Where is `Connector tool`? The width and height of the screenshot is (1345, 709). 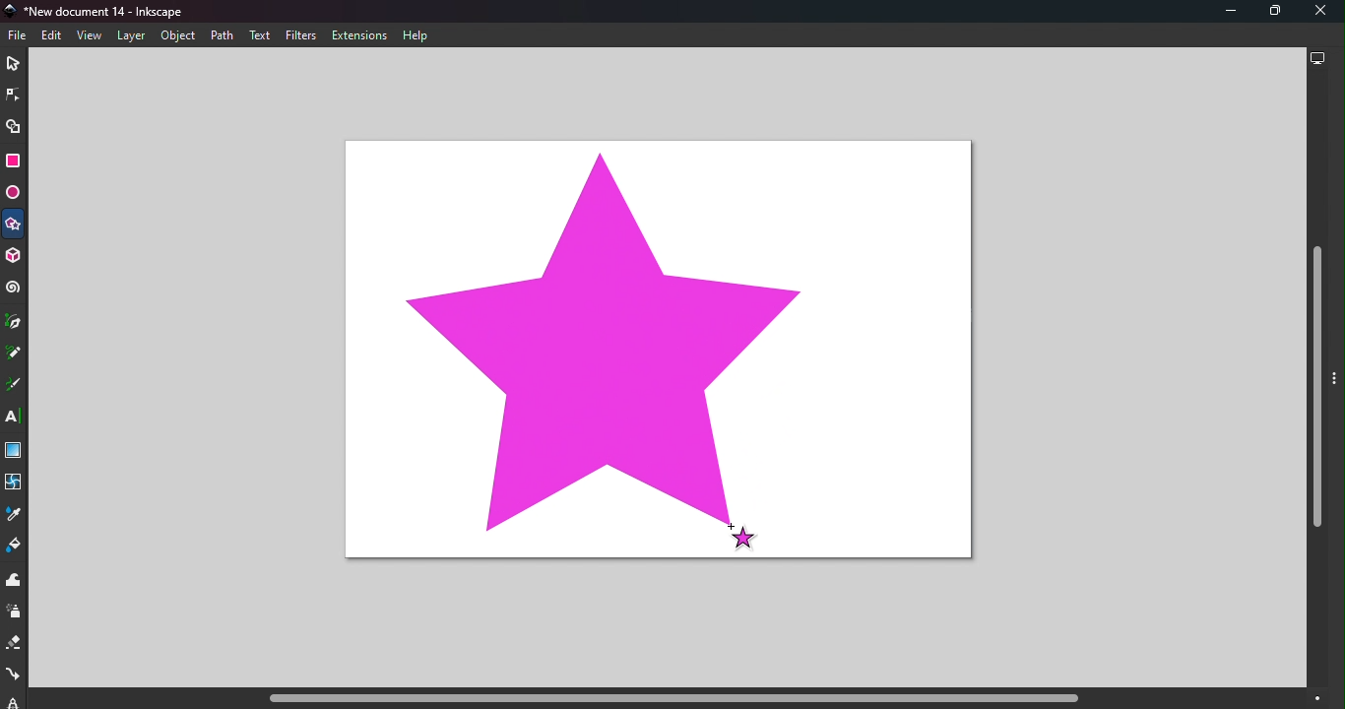
Connector tool is located at coordinates (13, 677).